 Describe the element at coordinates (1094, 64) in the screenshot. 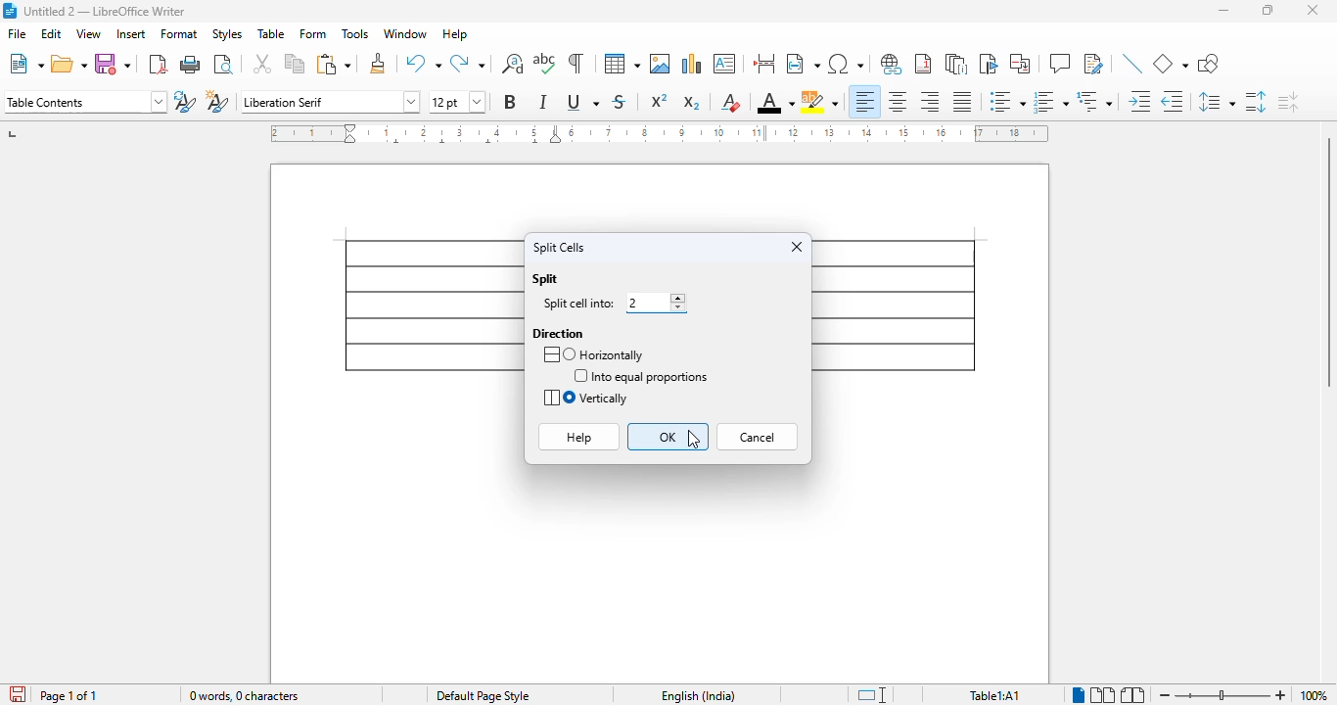

I see `show track changes functions` at that location.